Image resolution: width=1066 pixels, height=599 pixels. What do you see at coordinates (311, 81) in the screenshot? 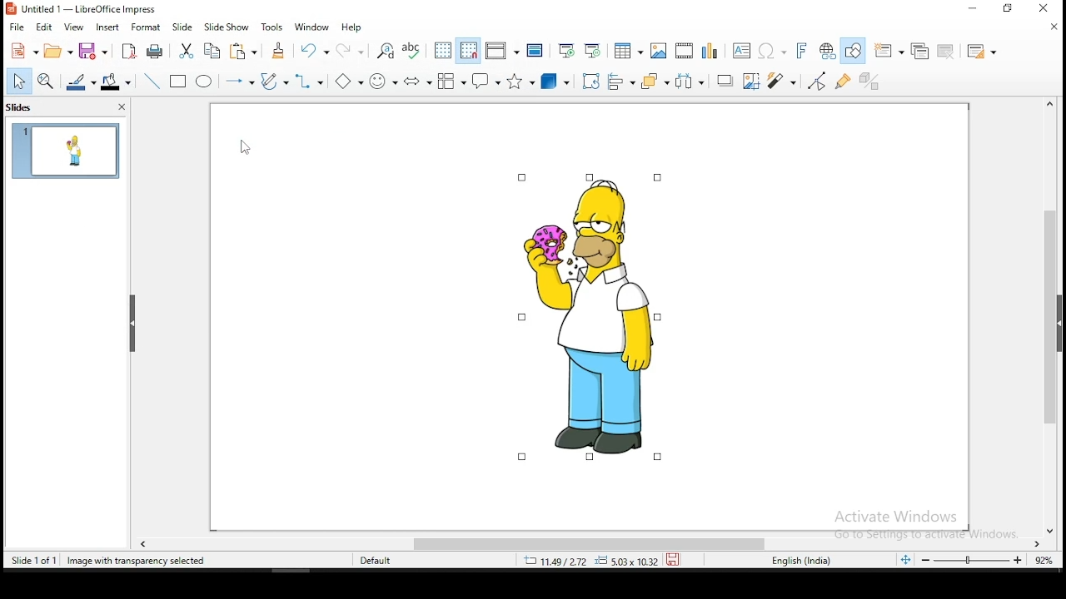
I see `connectors` at bounding box center [311, 81].